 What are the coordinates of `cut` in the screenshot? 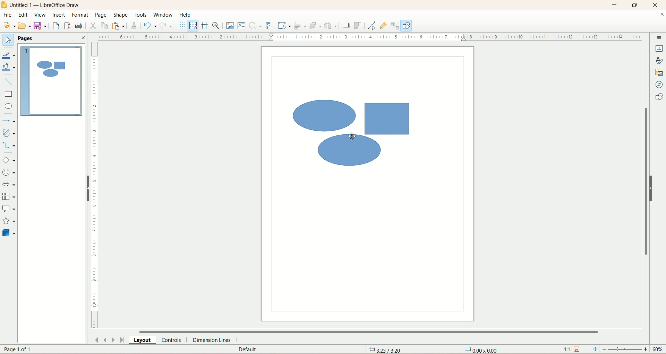 It's located at (93, 27).